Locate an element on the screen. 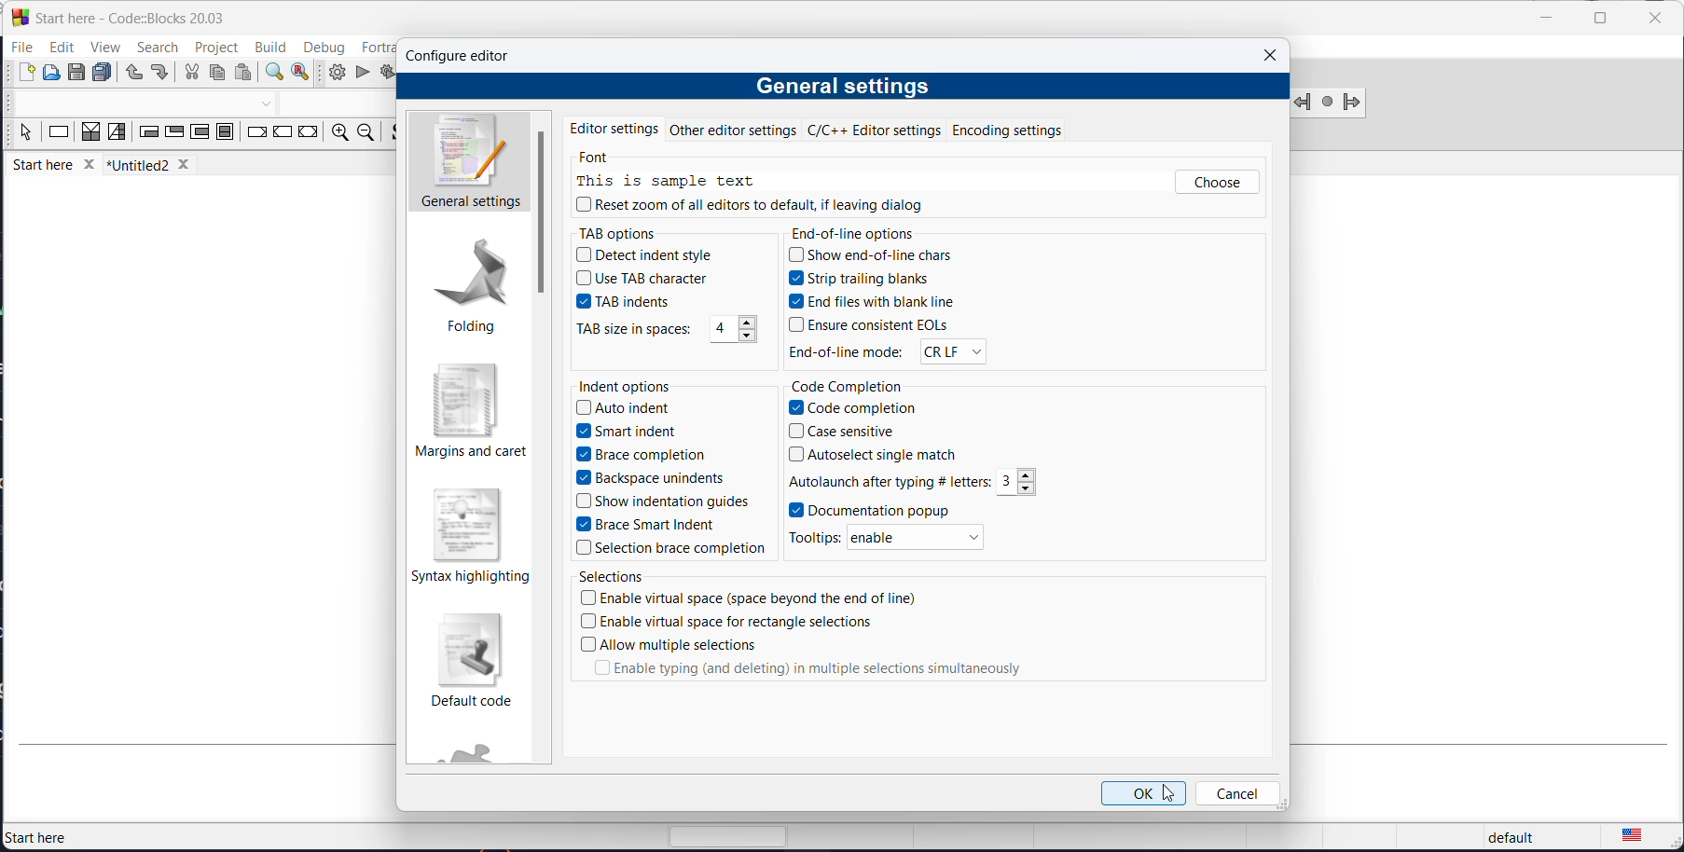 The image size is (1684, 852). ensure consistent EOLs is located at coordinates (872, 324).